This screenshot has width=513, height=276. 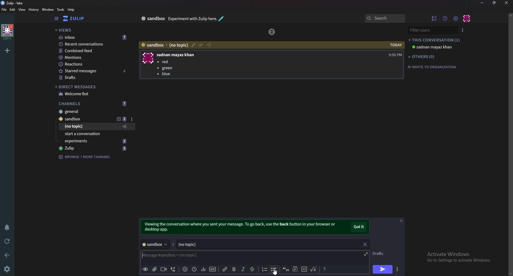 I want to click on code, so click(x=304, y=269).